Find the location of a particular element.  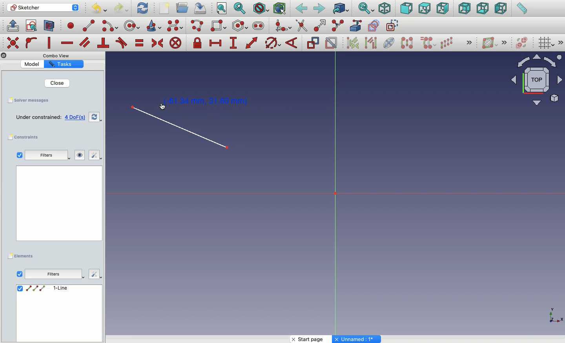

 is located at coordinates (58, 56).